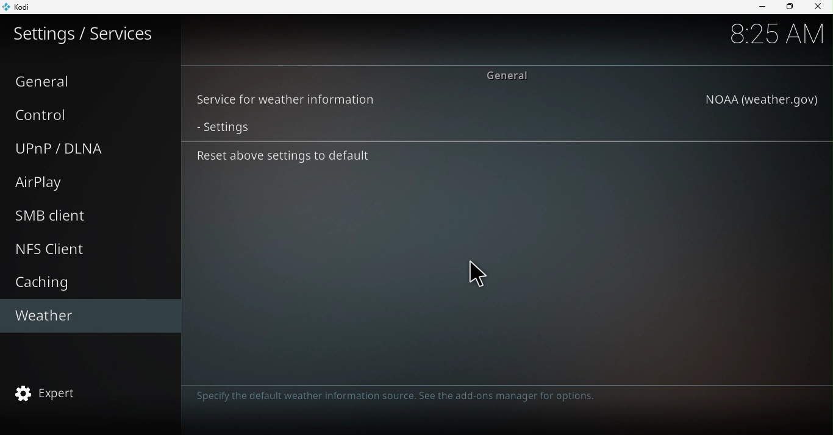  Describe the element at coordinates (790, 5) in the screenshot. I see `Maximize` at that location.